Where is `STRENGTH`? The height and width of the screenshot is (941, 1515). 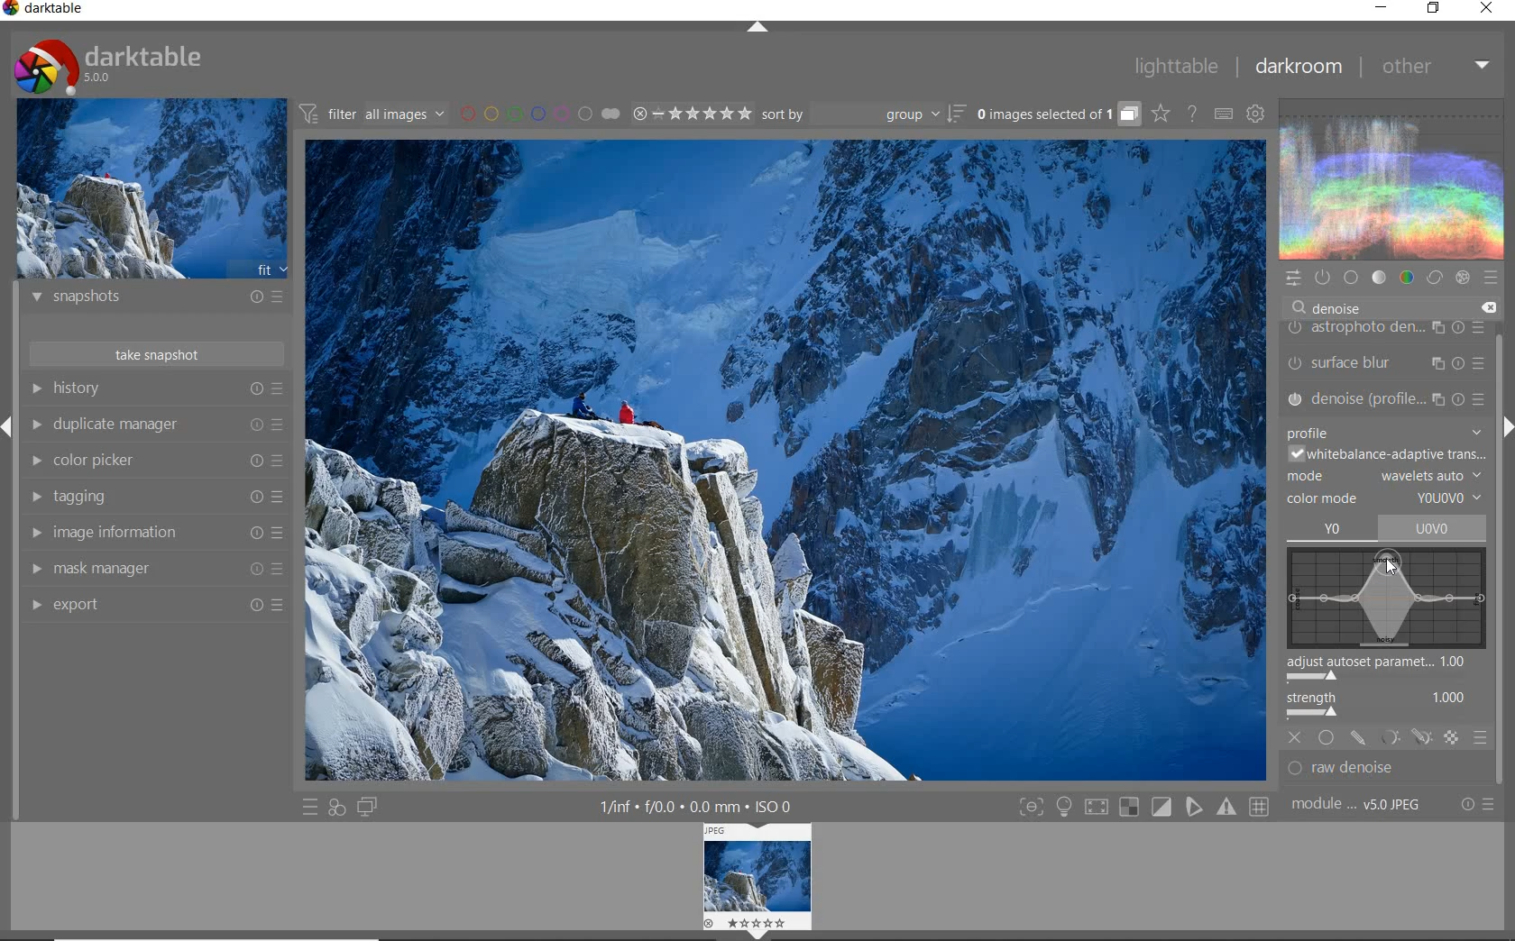
STRENGTH is located at coordinates (1390, 707).